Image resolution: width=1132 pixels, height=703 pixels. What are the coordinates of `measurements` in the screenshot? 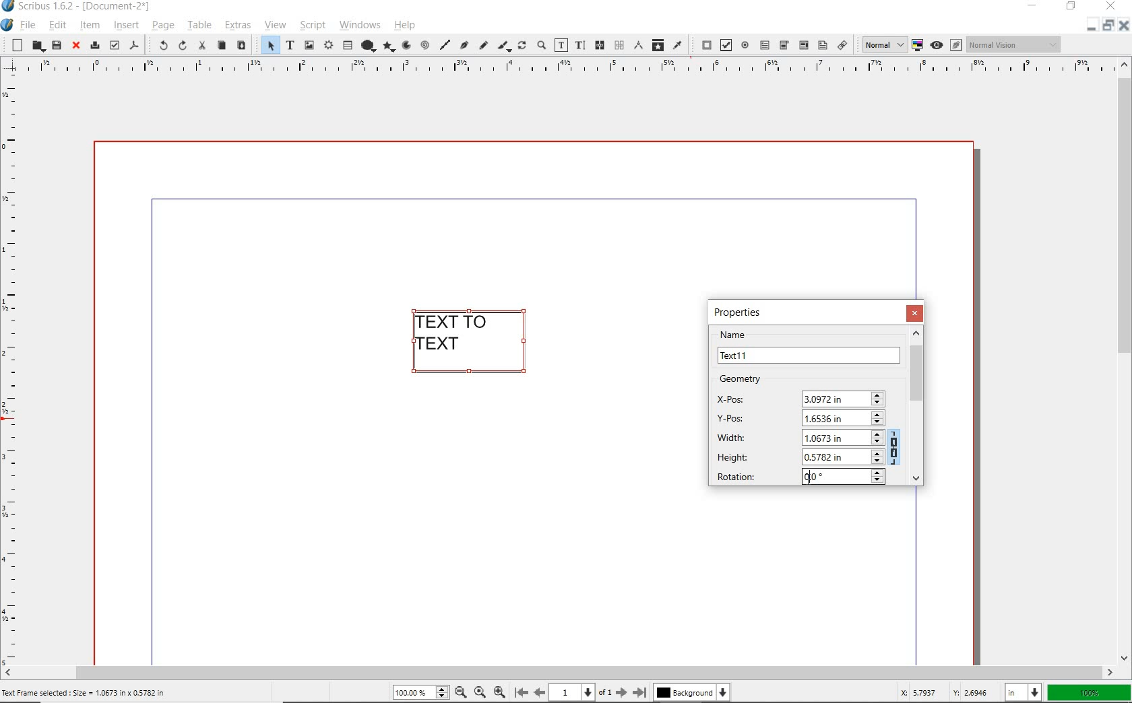 It's located at (639, 46).